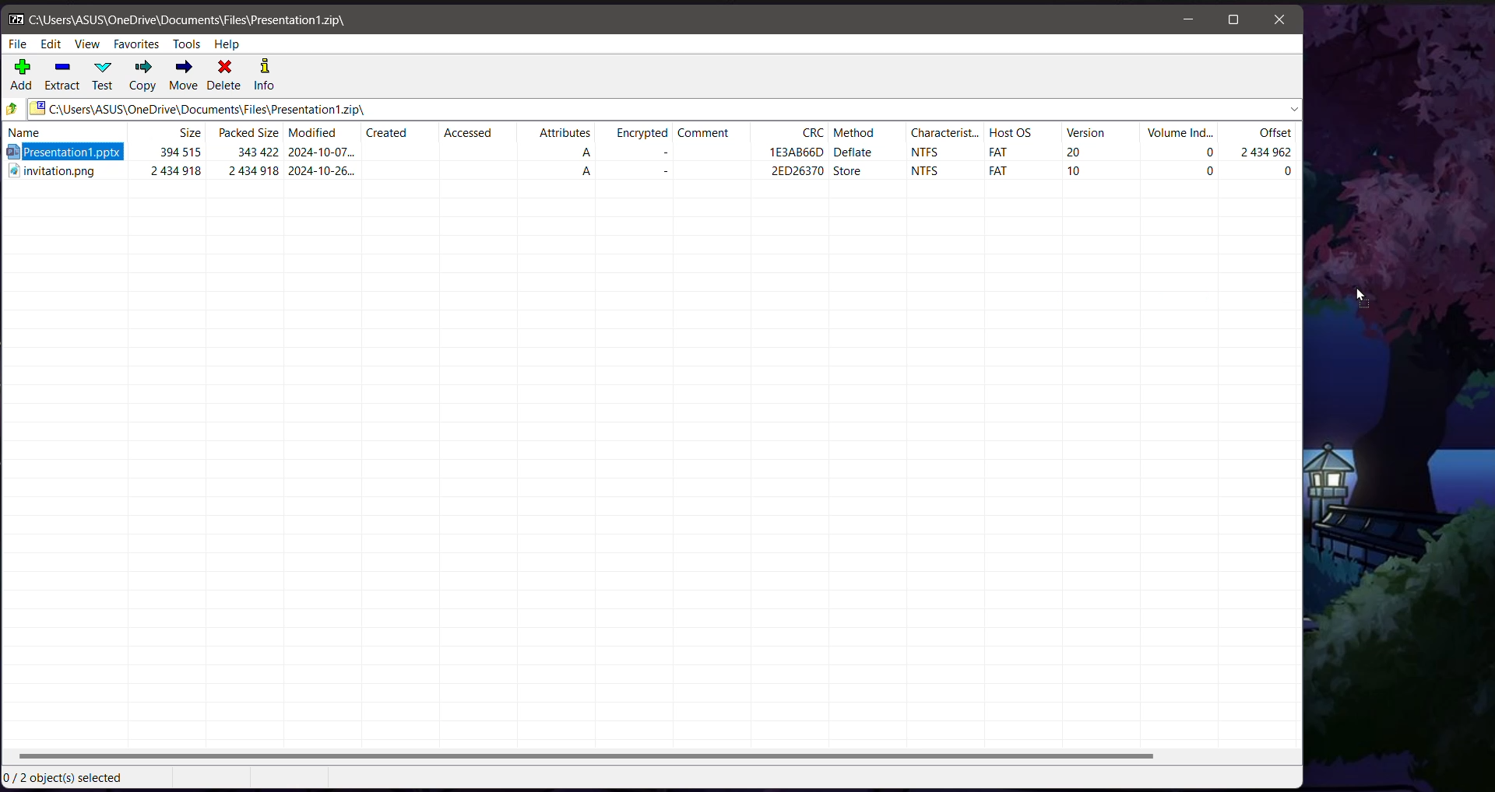 This screenshot has width=1495, height=792. What do you see at coordinates (1082, 173) in the screenshot?
I see `10` at bounding box center [1082, 173].